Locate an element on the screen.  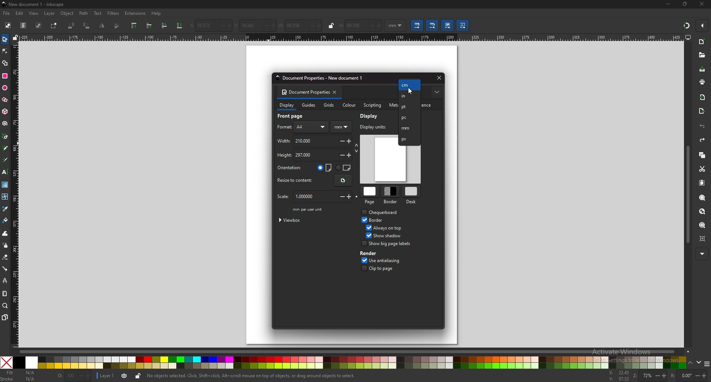
import is located at coordinates (703, 98).